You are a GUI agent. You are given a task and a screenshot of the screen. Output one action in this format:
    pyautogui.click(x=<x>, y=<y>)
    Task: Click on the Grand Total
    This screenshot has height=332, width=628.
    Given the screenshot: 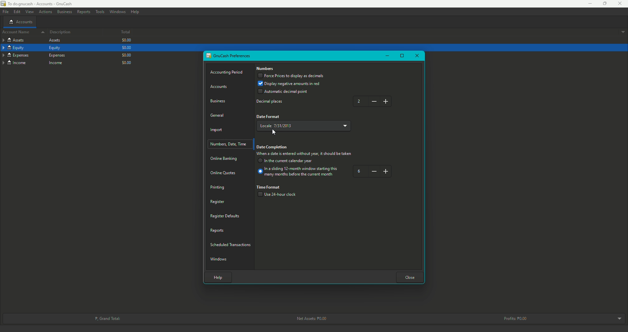 What is the action you would take?
    pyautogui.click(x=107, y=318)
    